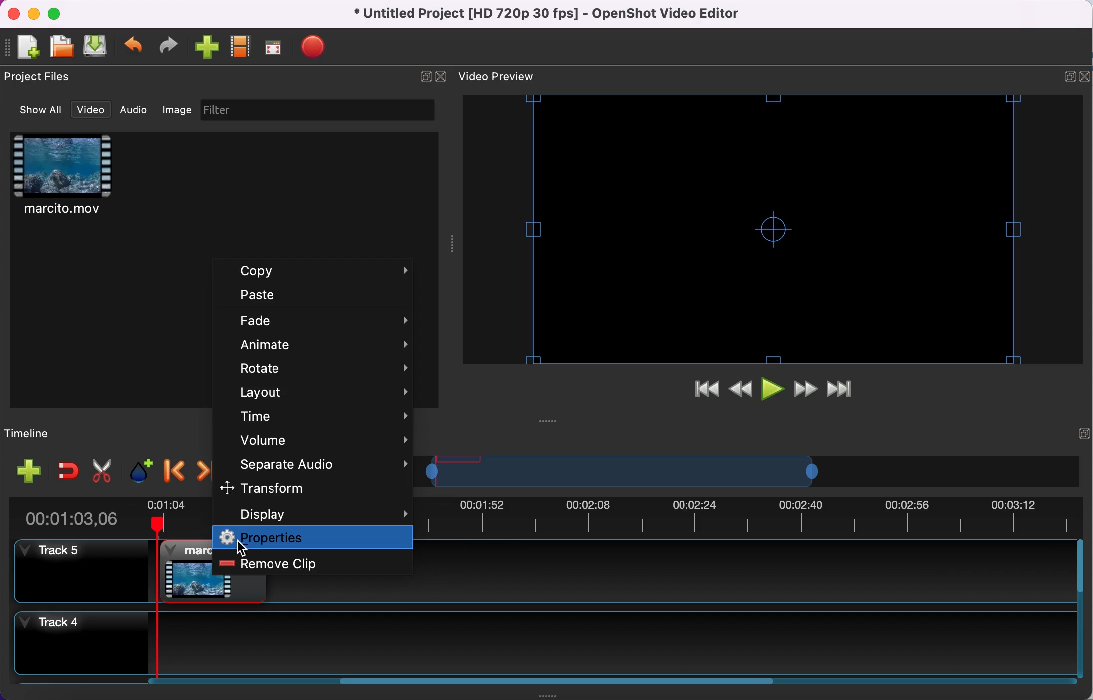 Image resolution: width=1093 pixels, height=700 pixels. I want to click on timeline, so click(702, 471).